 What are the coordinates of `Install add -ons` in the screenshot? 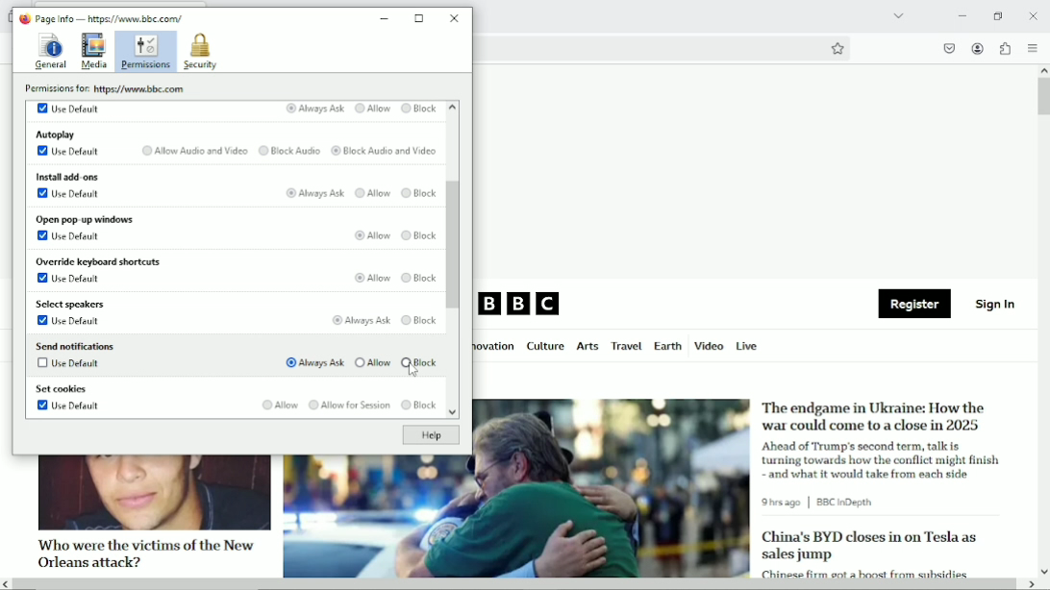 It's located at (66, 175).